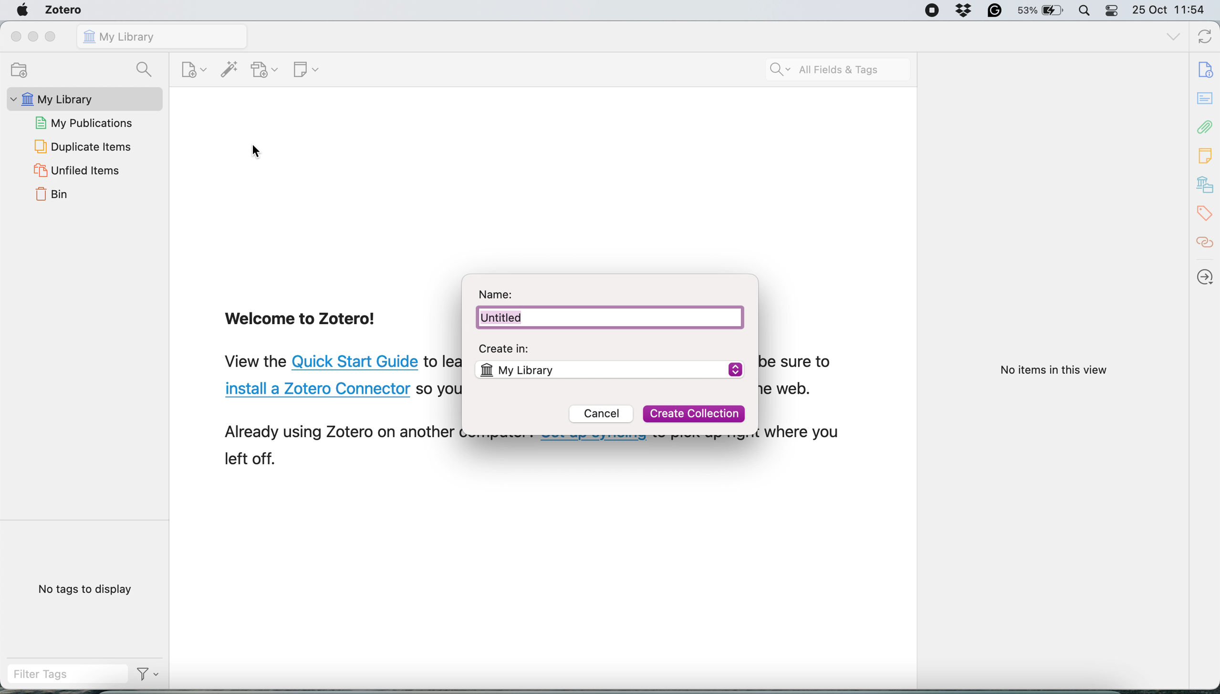 Image resolution: width=1220 pixels, height=694 pixels. Describe the element at coordinates (88, 591) in the screenshot. I see `No tags to display` at that location.